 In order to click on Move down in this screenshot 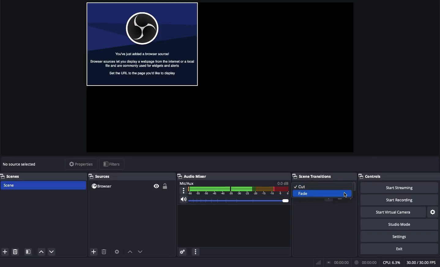, I will do `click(52, 251)`.